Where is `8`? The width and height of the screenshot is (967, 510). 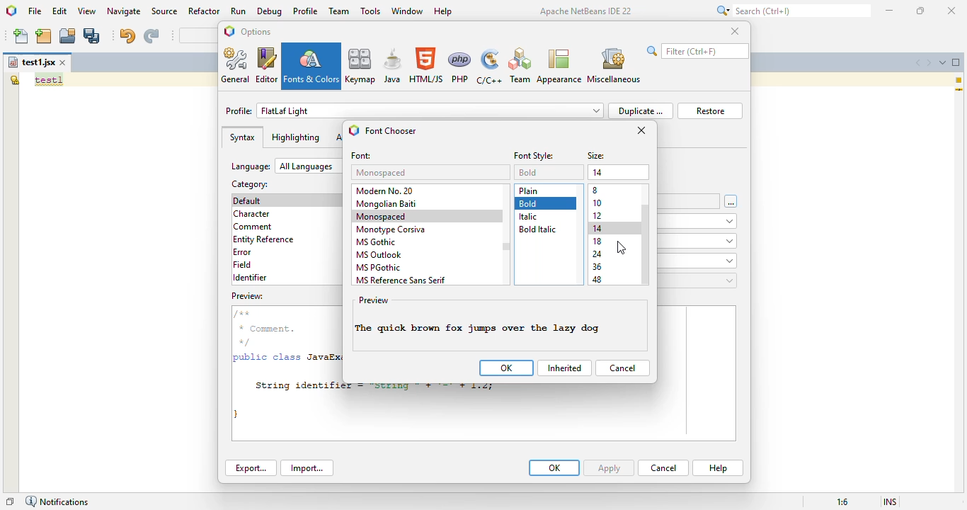
8 is located at coordinates (597, 190).